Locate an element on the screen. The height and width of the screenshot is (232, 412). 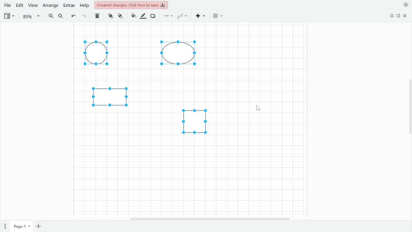
Current page(page 1) is located at coordinates (21, 225).